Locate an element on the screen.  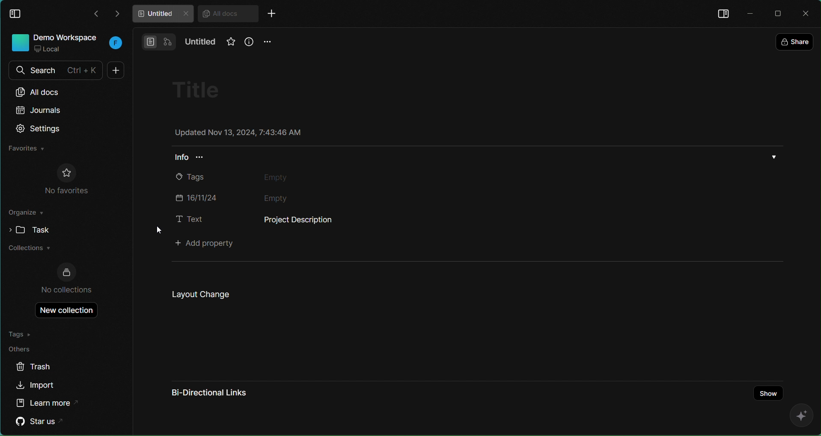
x is located at coordinates (807, 14).